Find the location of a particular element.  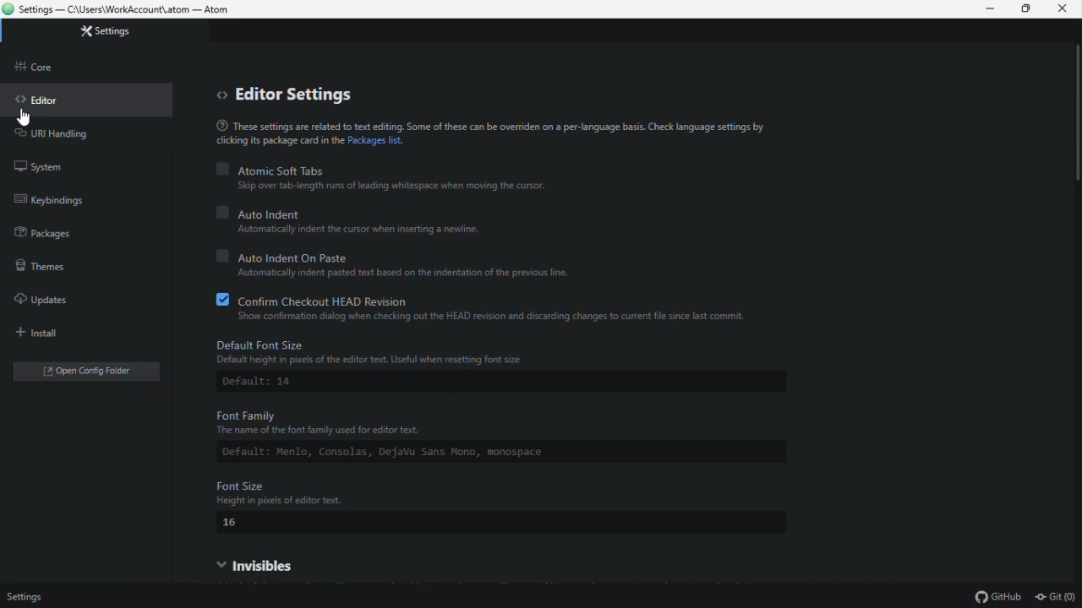

Install is located at coordinates (60, 333).